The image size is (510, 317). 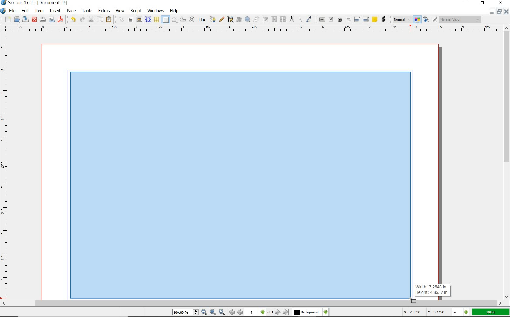 What do you see at coordinates (192, 19) in the screenshot?
I see `spiral` at bounding box center [192, 19].